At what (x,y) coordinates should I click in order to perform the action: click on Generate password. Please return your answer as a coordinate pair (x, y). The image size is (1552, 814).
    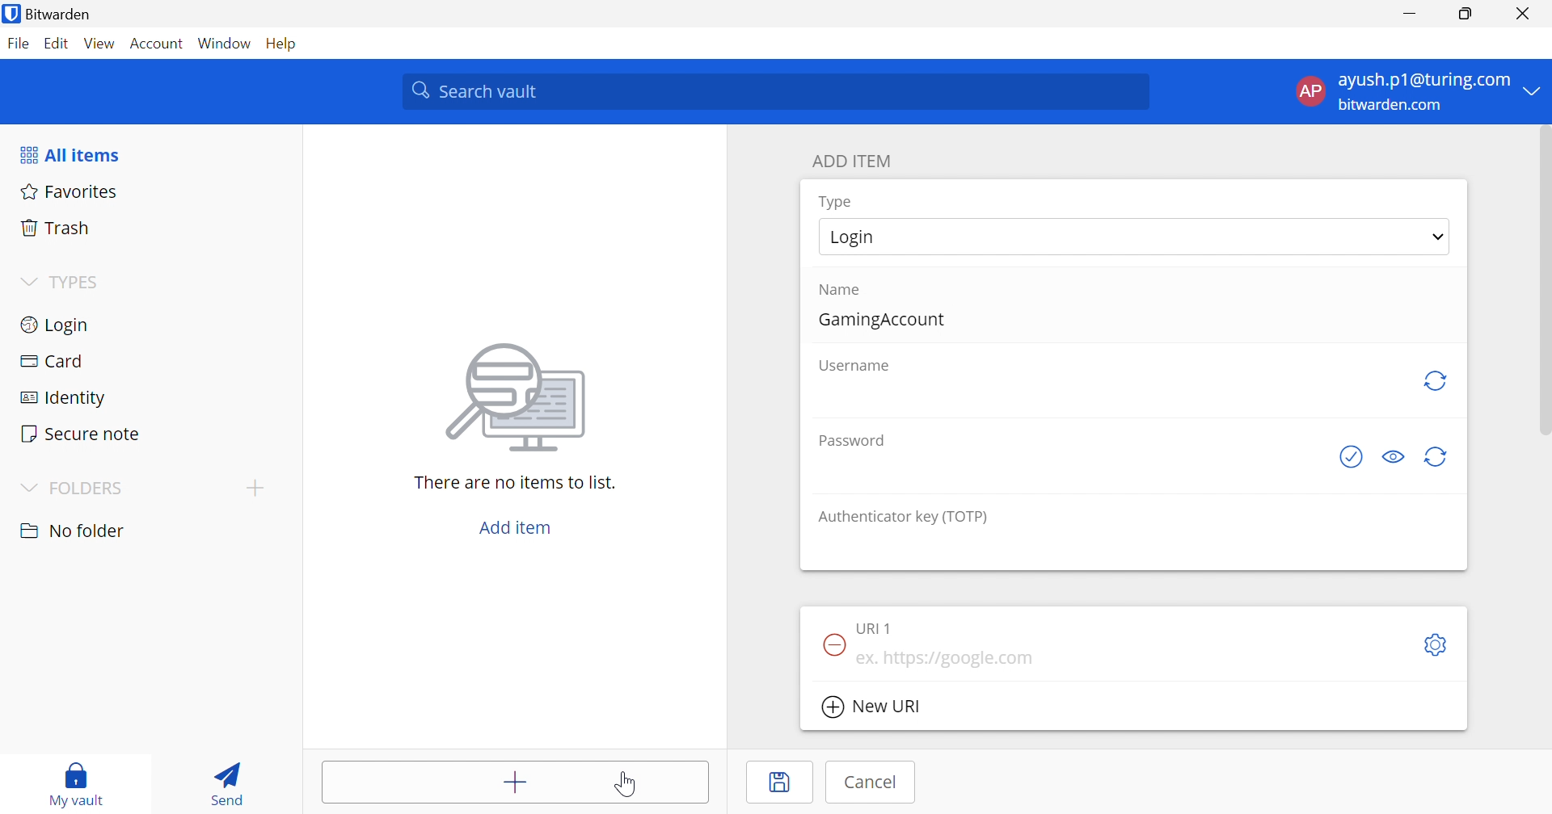
    Looking at the image, I should click on (1438, 456).